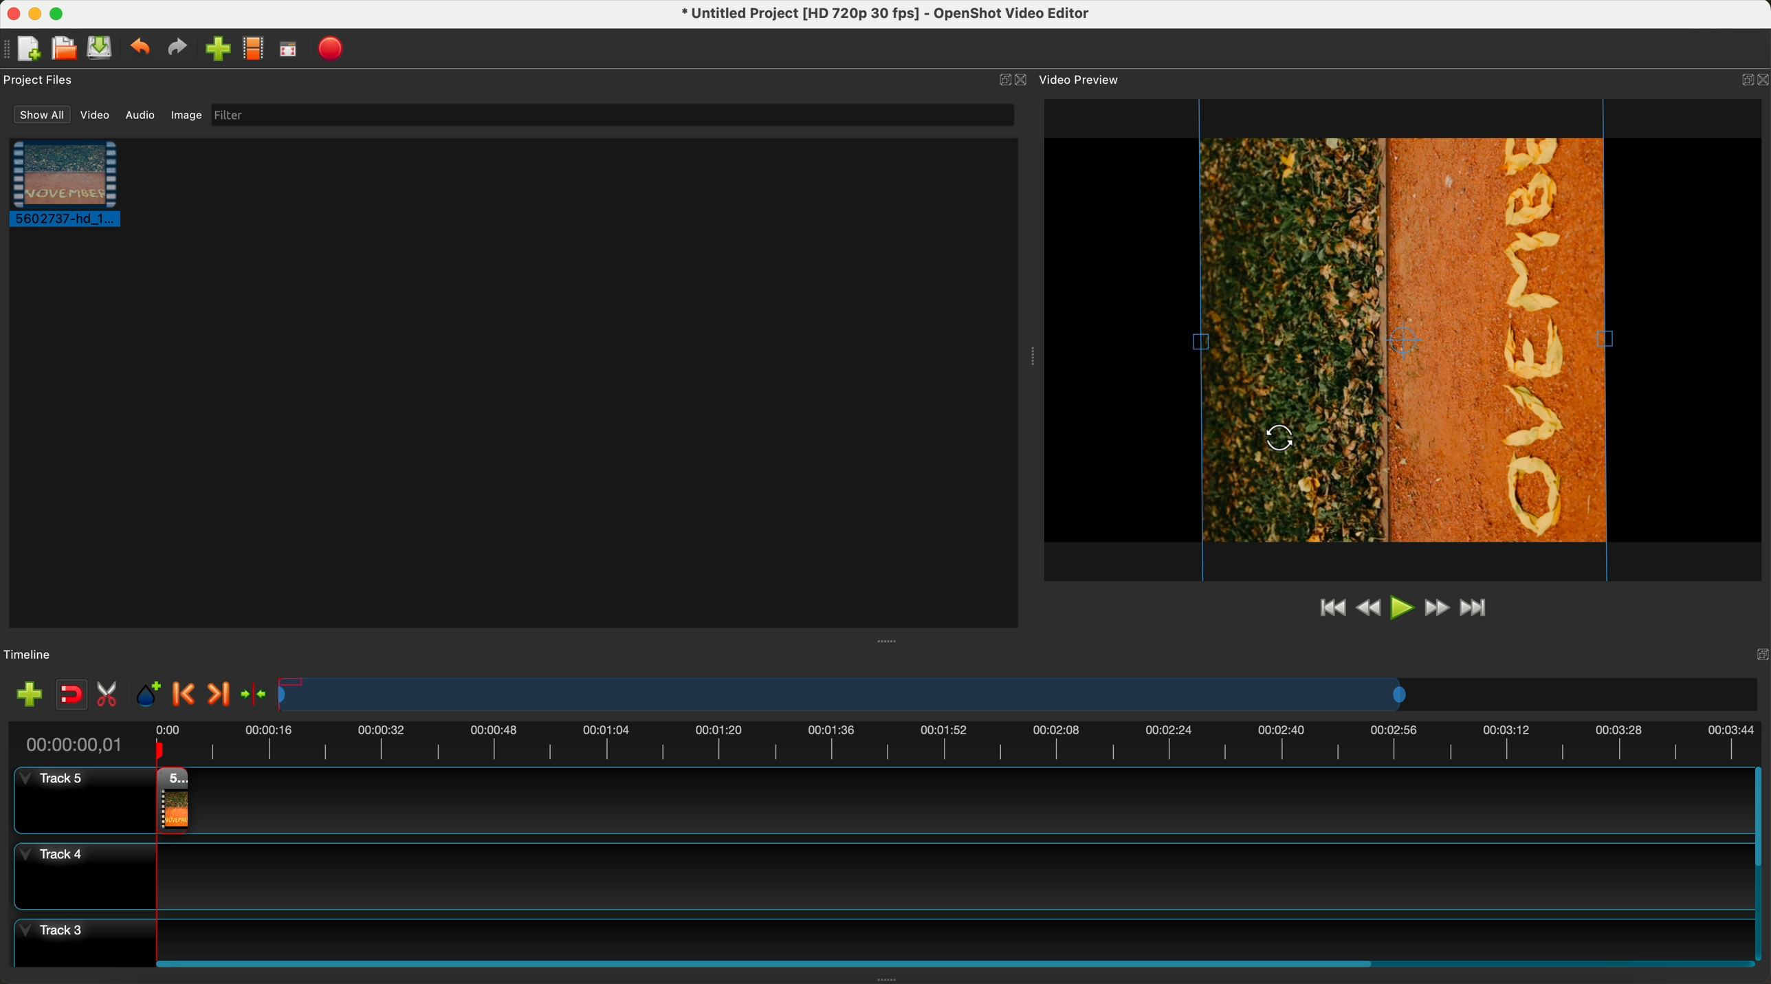  I want to click on track 5, so click(75, 800).